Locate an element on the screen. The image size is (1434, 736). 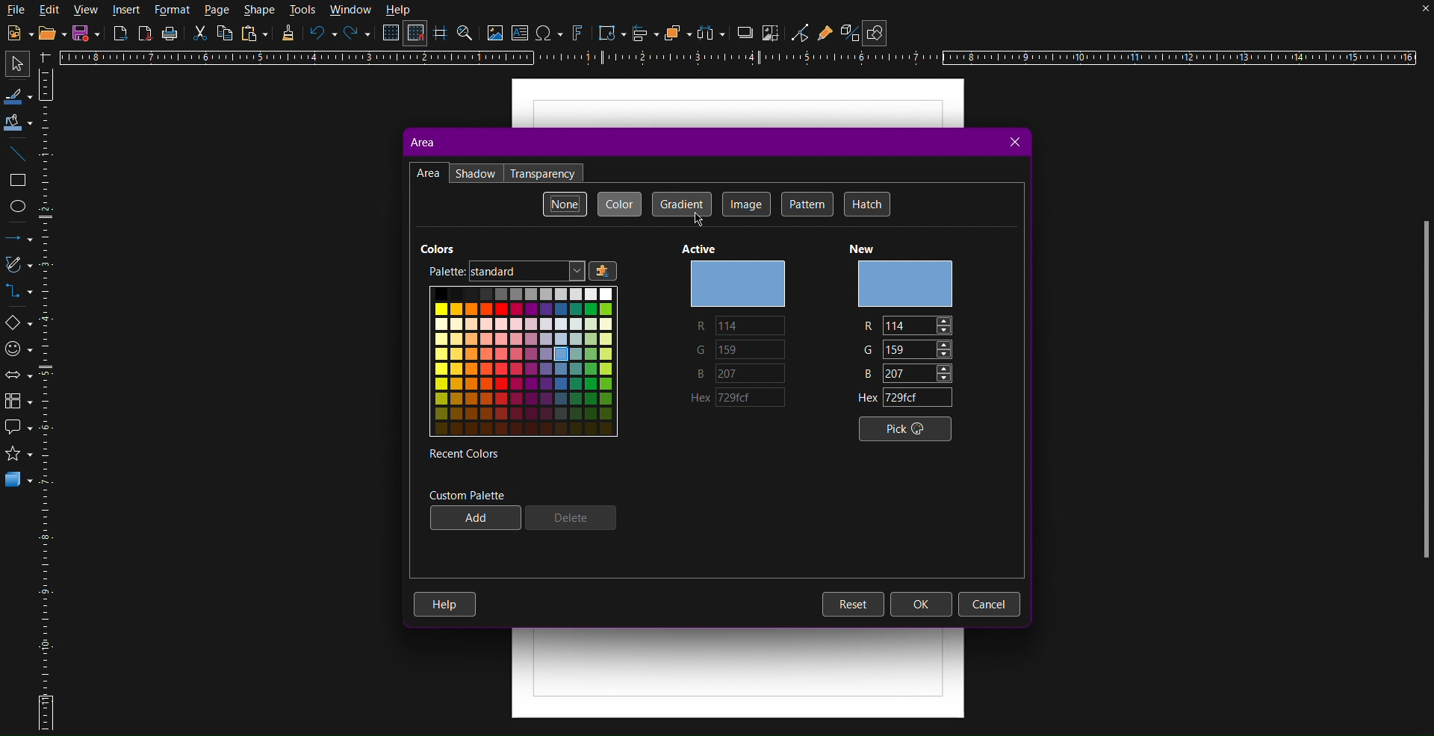
Vectors is located at coordinates (17, 267).